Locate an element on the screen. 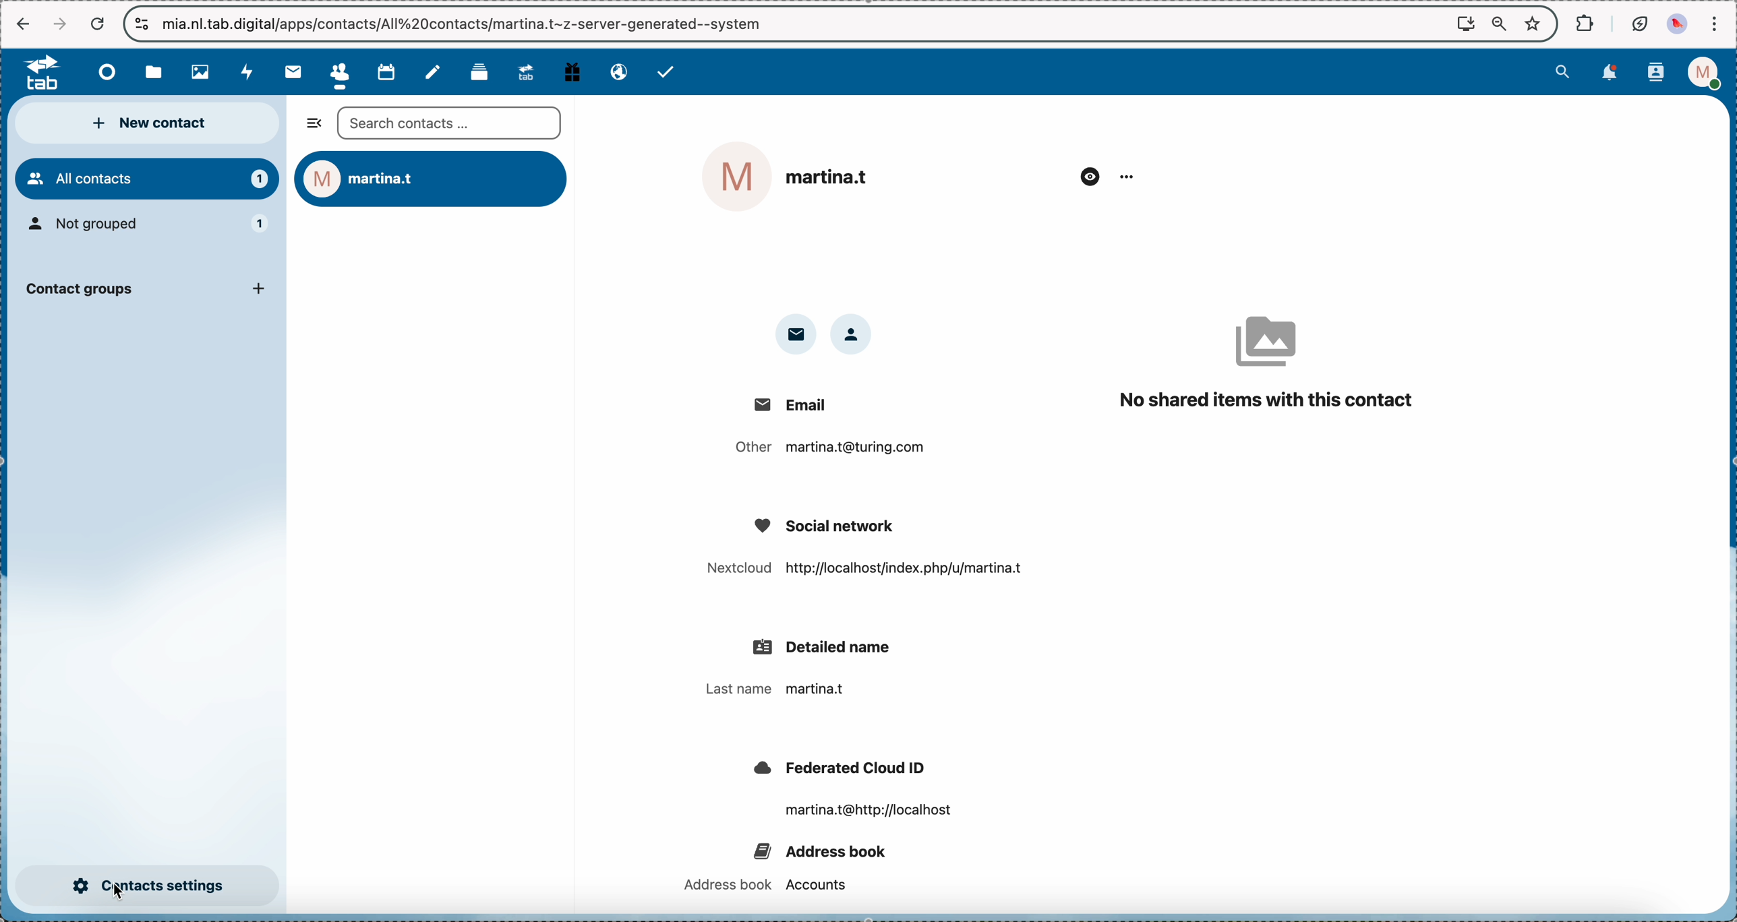 The height and width of the screenshot is (922, 1737). cancel is located at coordinates (98, 24).